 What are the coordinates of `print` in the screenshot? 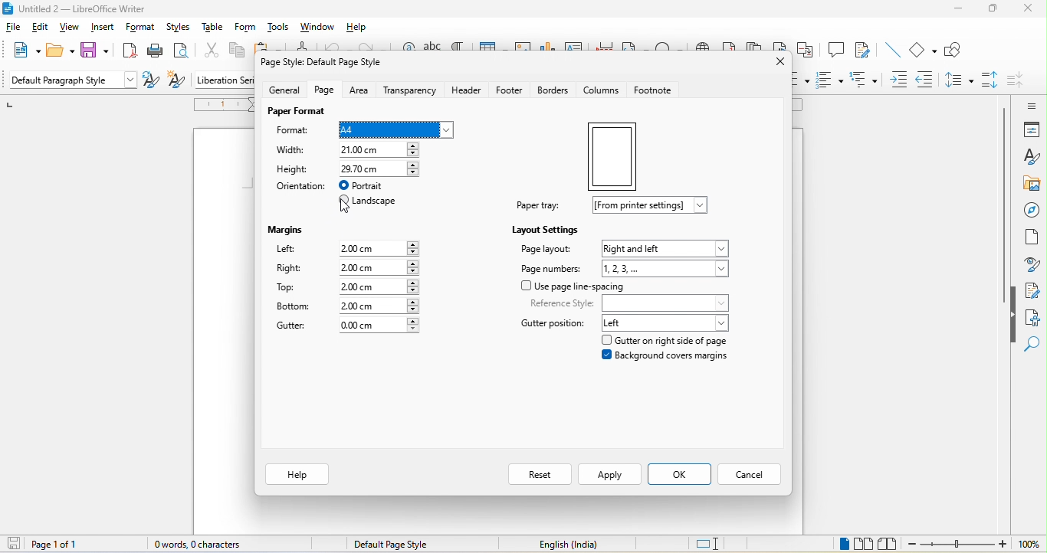 It's located at (157, 51).